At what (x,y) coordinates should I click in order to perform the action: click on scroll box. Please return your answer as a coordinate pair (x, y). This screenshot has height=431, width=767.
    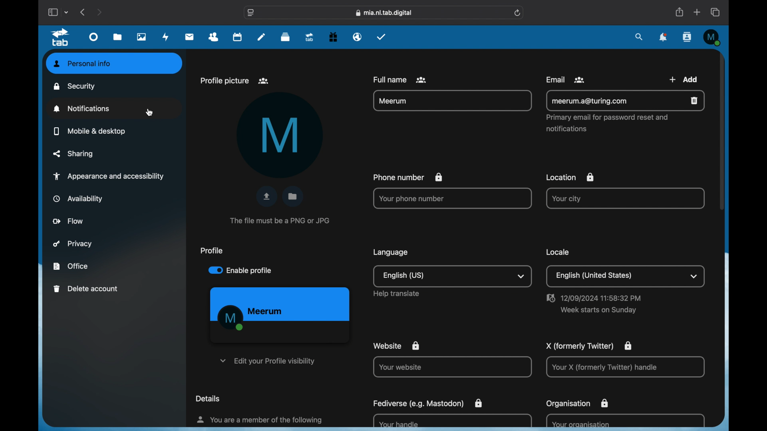
    Looking at the image, I should click on (722, 131).